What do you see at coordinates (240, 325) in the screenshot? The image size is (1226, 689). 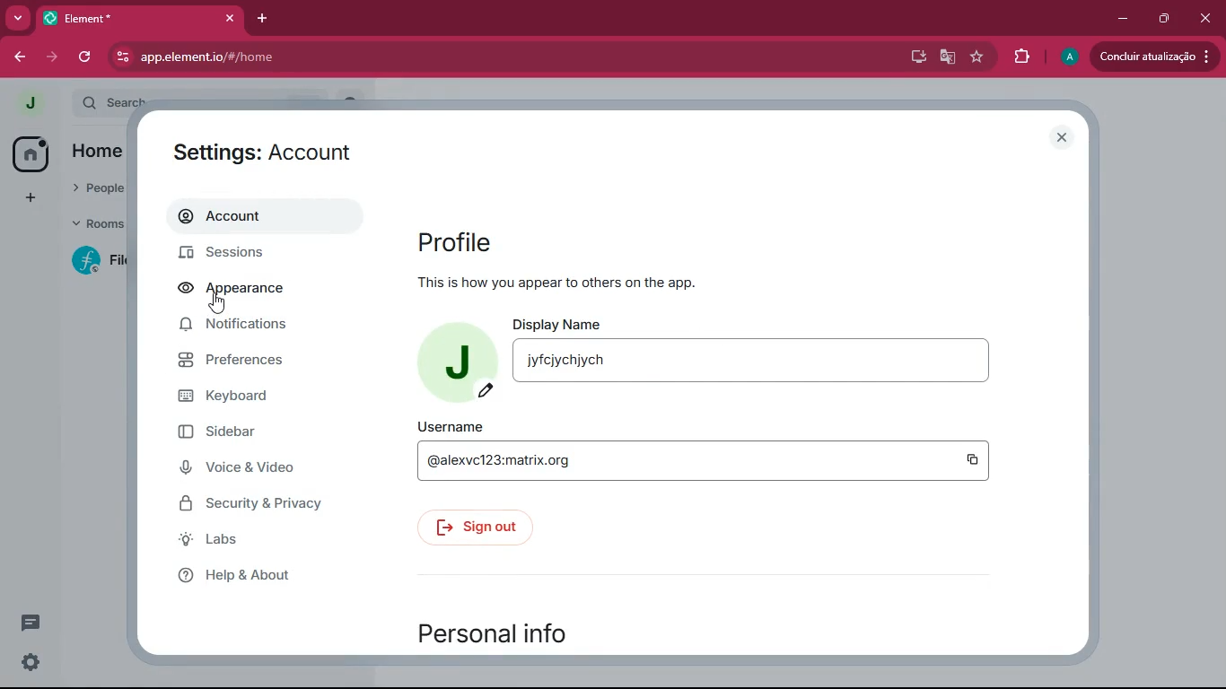 I see `notifications` at bounding box center [240, 325].